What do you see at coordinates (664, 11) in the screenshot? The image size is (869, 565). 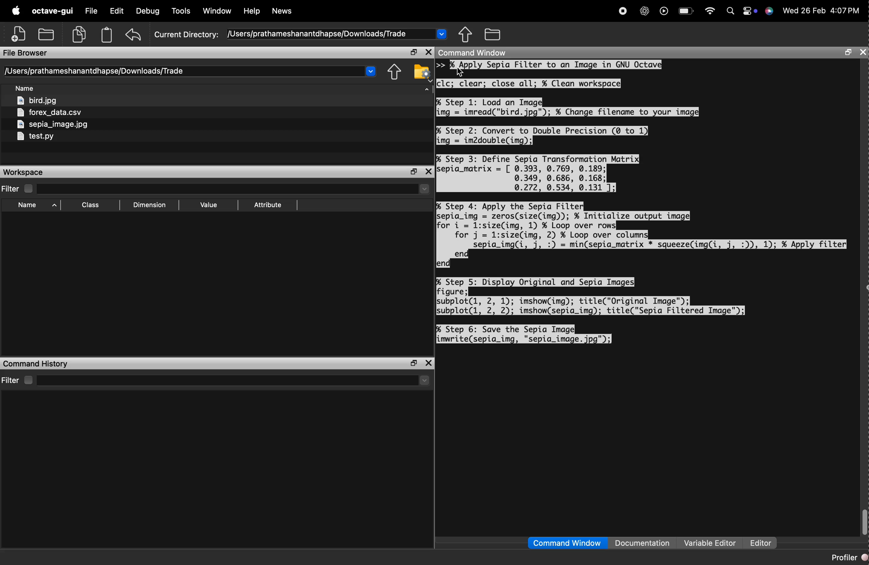 I see `play` at bounding box center [664, 11].